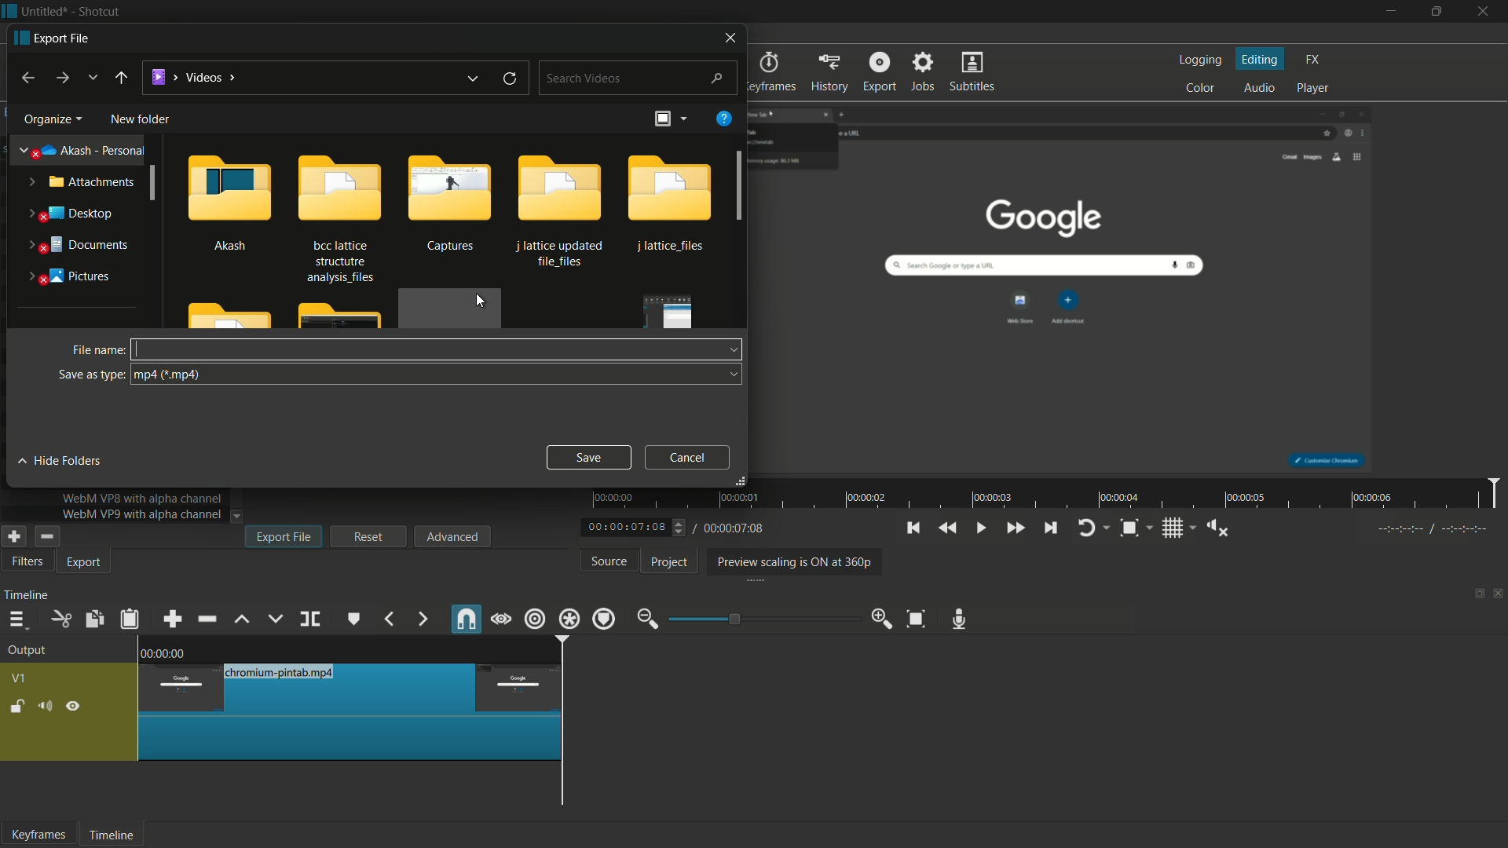 The image size is (1508, 848). Describe the element at coordinates (880, 71) in the screenshot. I see `export` at that location.